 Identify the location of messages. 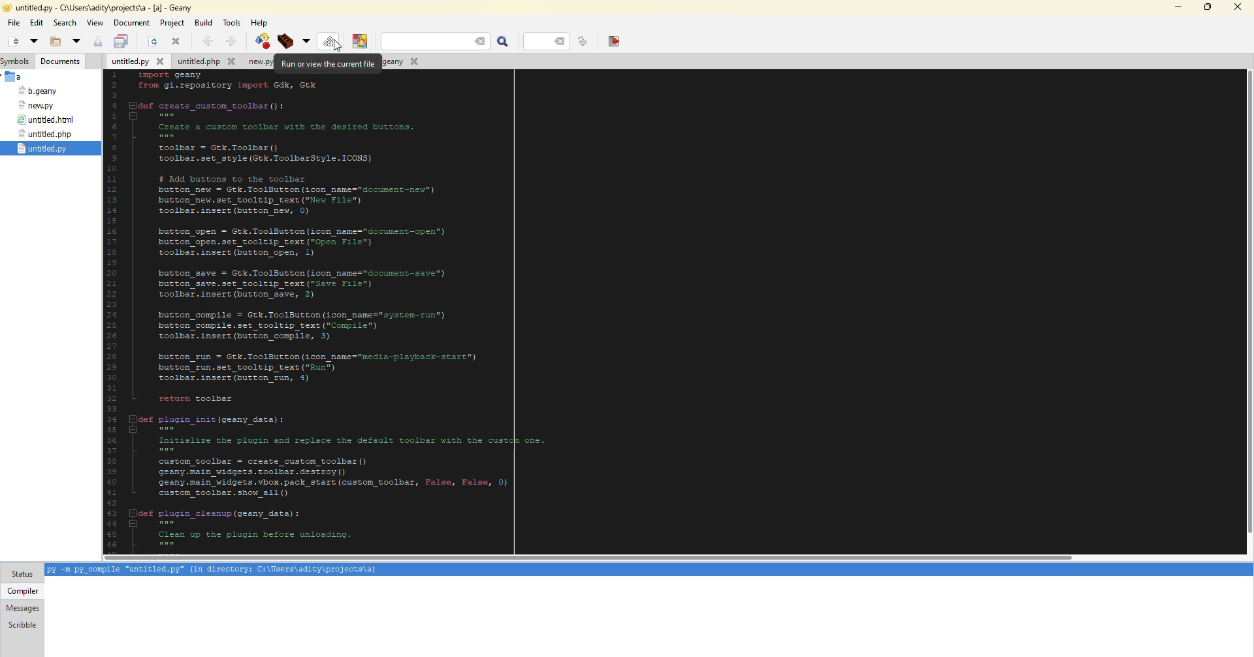
(24, 607).